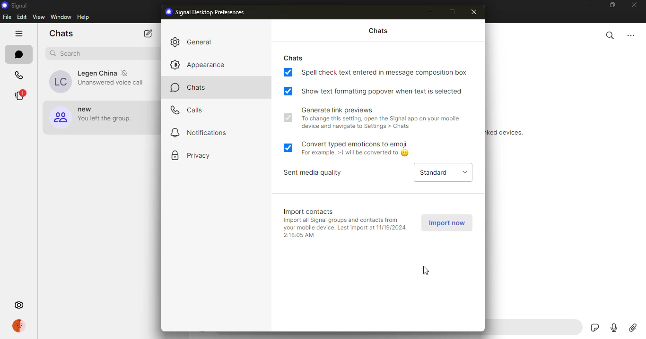  What do you see at coordinates (465, 172) in the screenshot?
I see `select` at bounding box center [465, 172].